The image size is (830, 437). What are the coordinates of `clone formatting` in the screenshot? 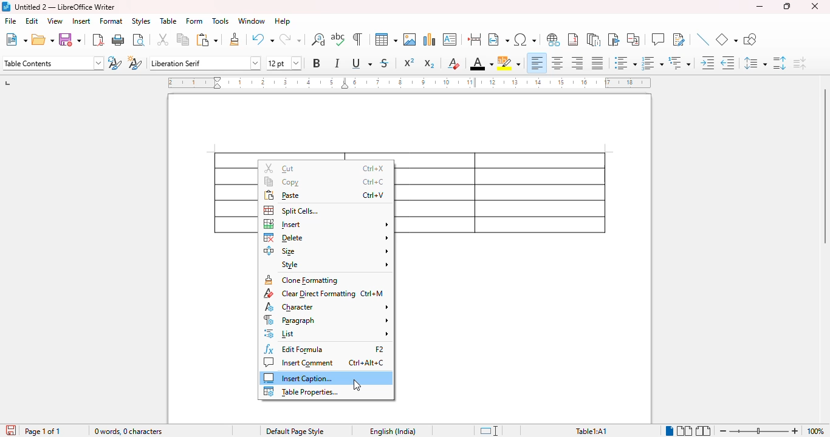 It's located at (235, 39).